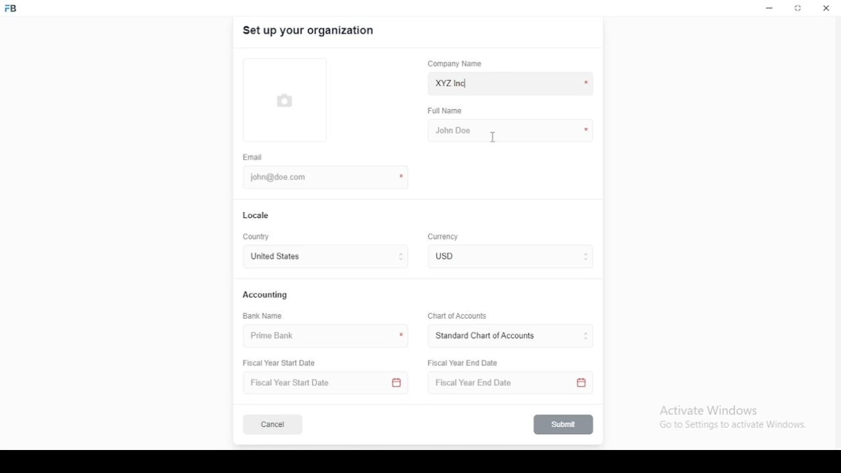 This screenshot has width=841, height=473. Describe the element at coordinates (464, 363) in the screenshot. I see `Fiscal Year End Date` at that location.